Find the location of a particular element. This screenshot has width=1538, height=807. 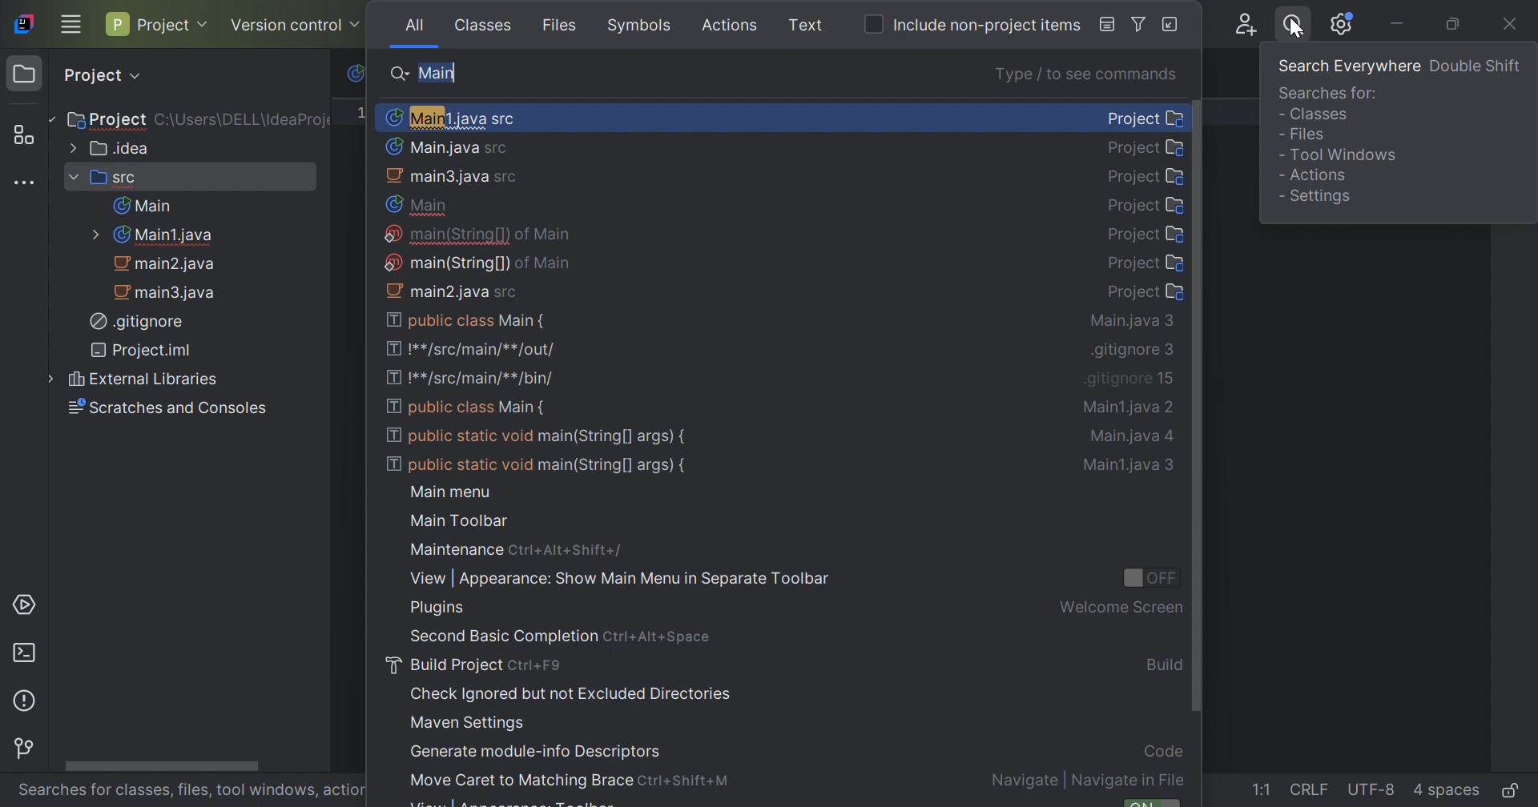

Restore down is located at coordinates (1455, 24).